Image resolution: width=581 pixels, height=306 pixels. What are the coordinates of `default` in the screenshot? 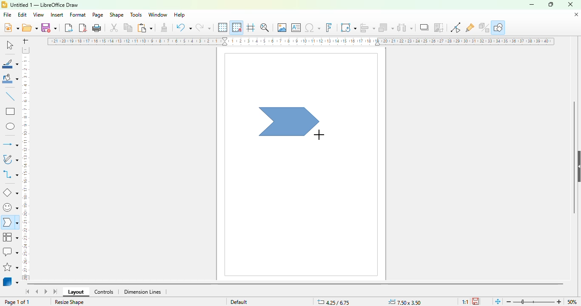 It's located at (239, 302).